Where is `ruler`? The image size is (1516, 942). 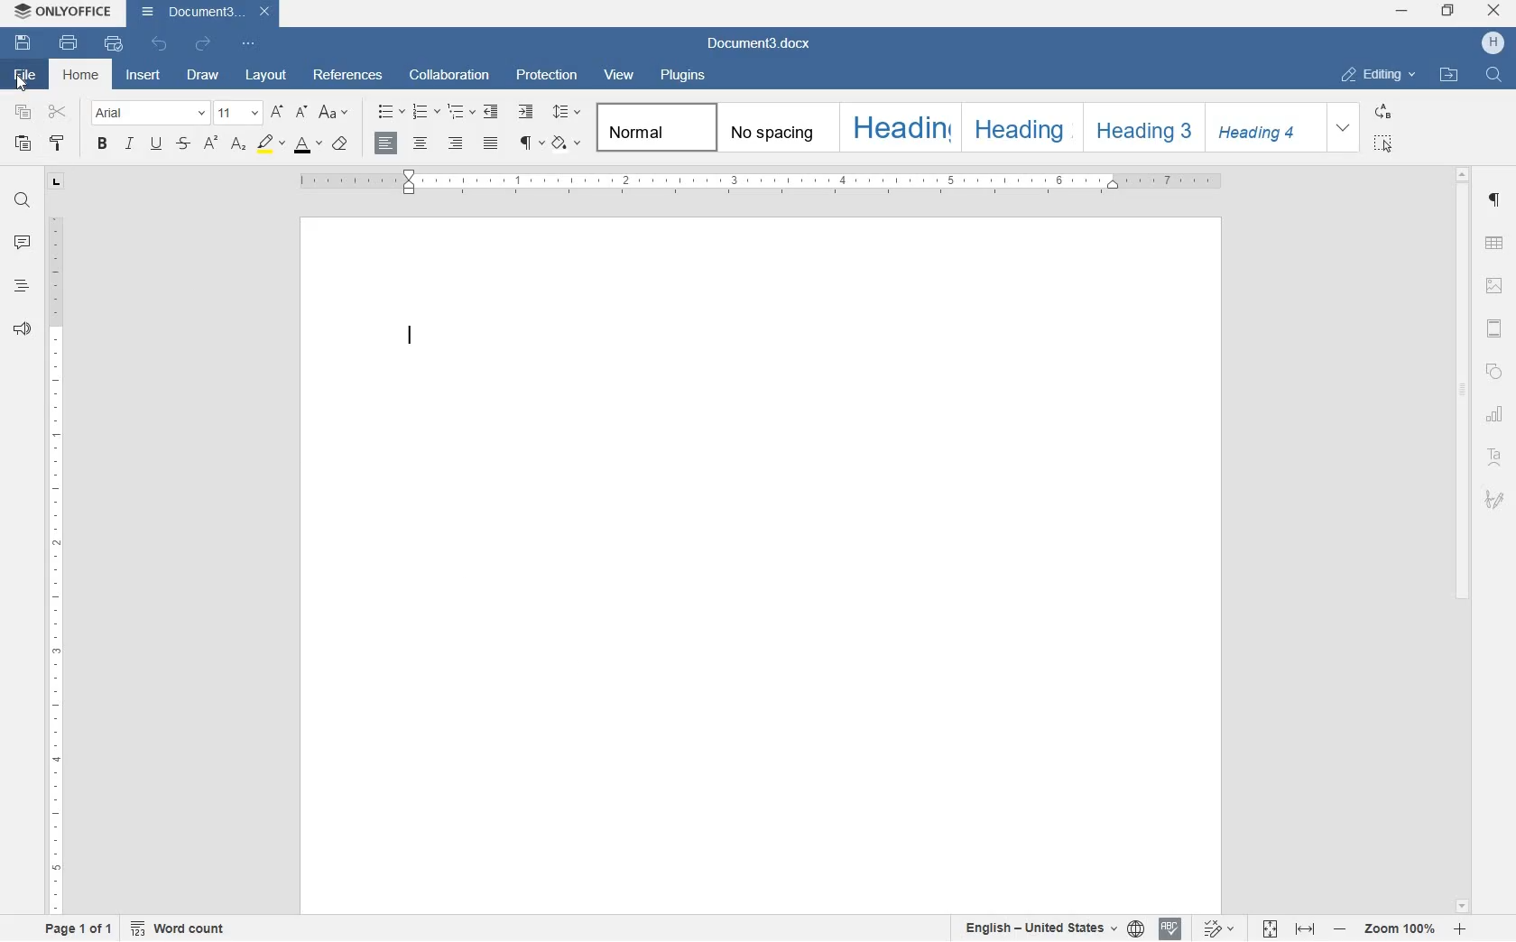 ruler is located at coordinates (57, 562).